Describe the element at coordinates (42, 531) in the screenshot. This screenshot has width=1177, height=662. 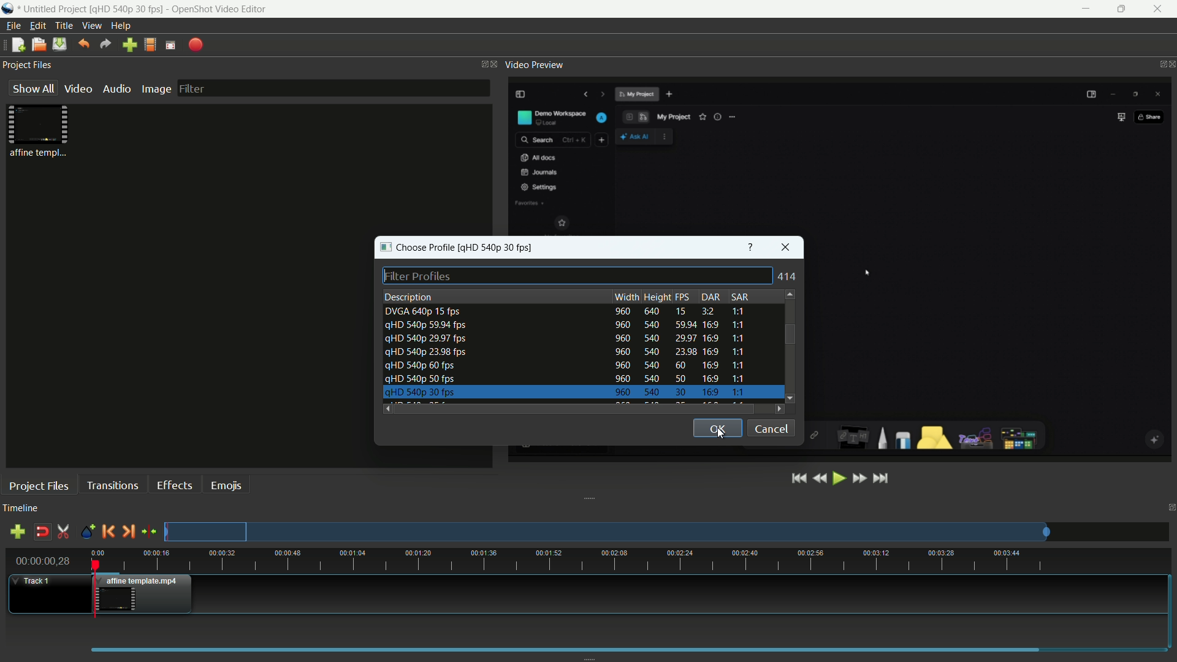
I see `disable snap` at that location.